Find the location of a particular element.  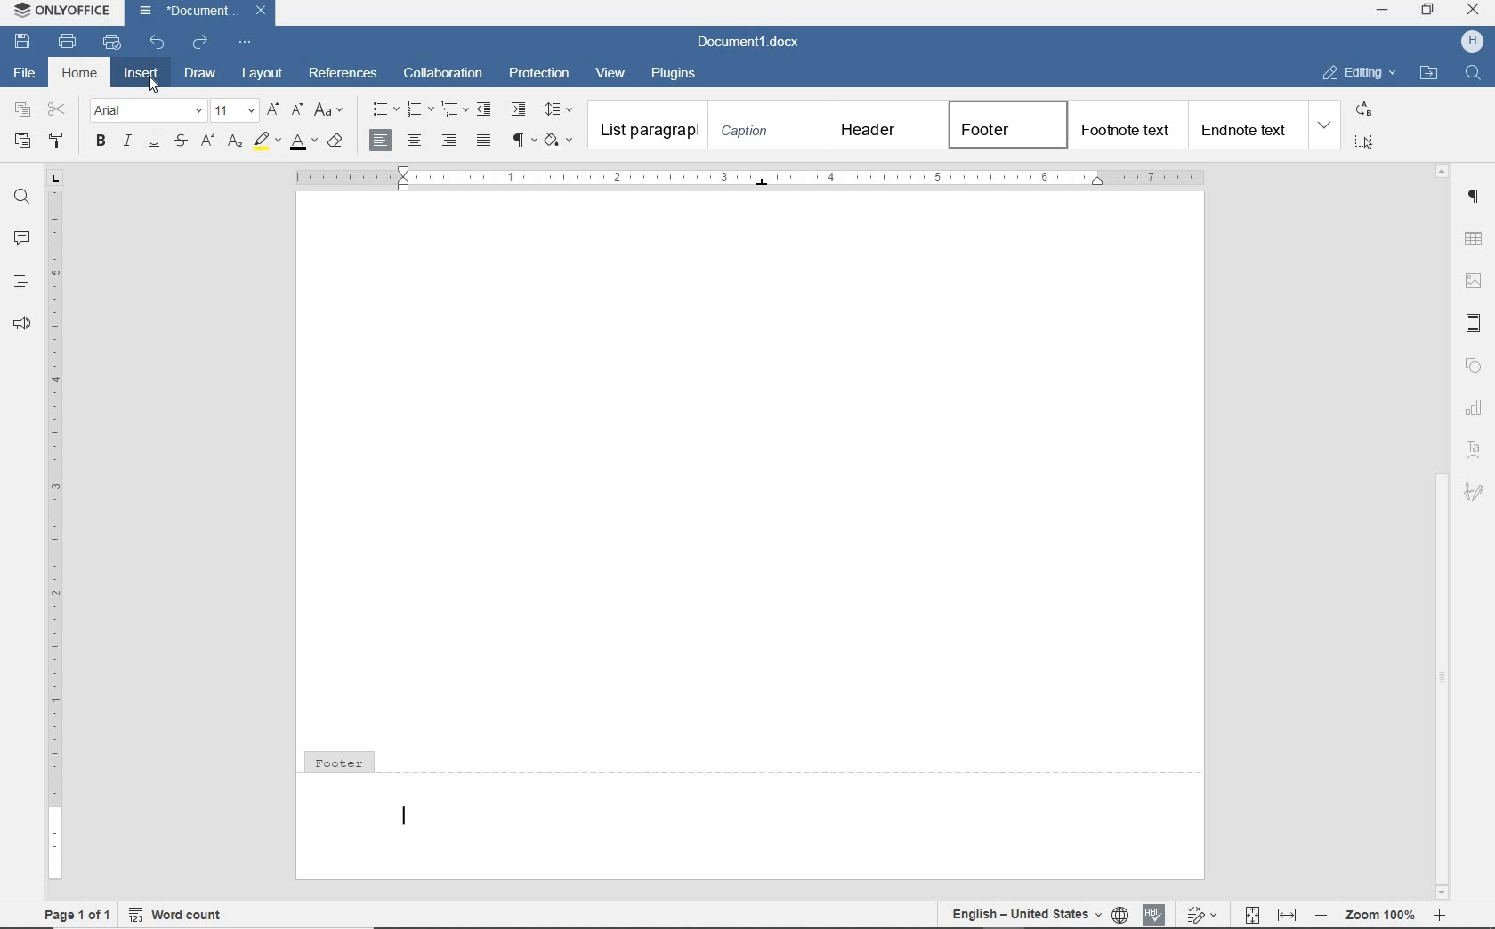

document name is located at coordinates (750, 42).